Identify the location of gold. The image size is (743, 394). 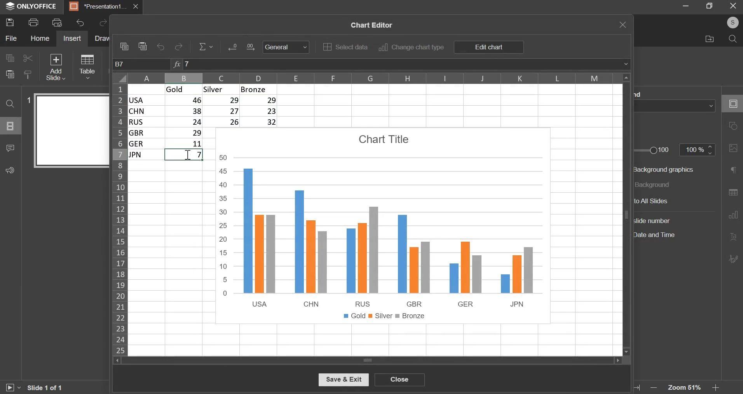
(180, 89).